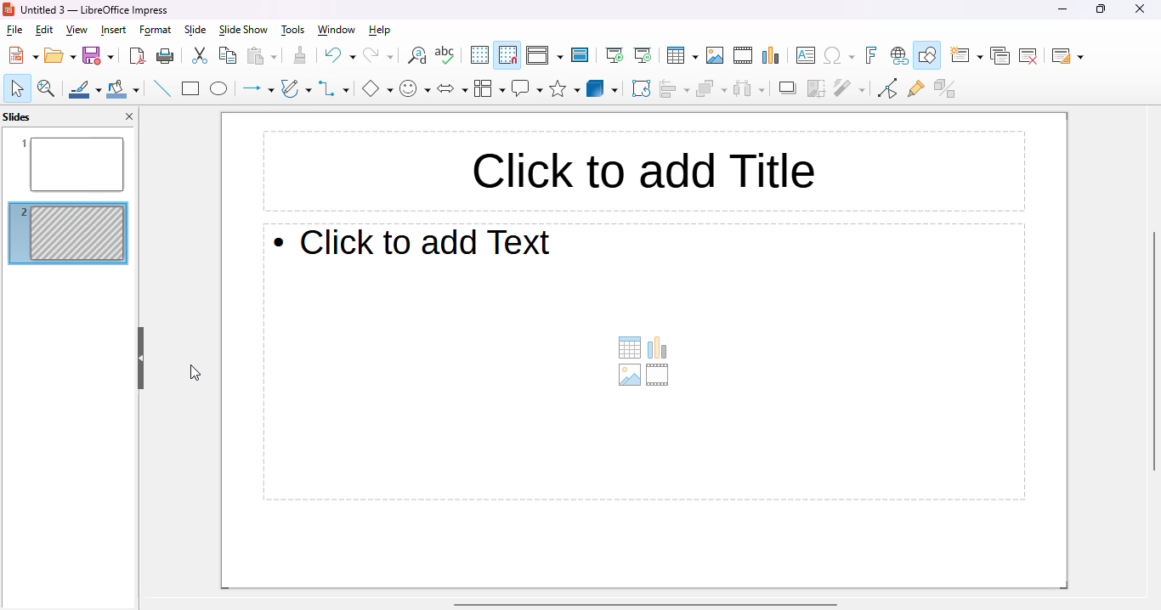 The width and height of the screenshot is (1161, 610). I want to click on table, so click(682, 55).